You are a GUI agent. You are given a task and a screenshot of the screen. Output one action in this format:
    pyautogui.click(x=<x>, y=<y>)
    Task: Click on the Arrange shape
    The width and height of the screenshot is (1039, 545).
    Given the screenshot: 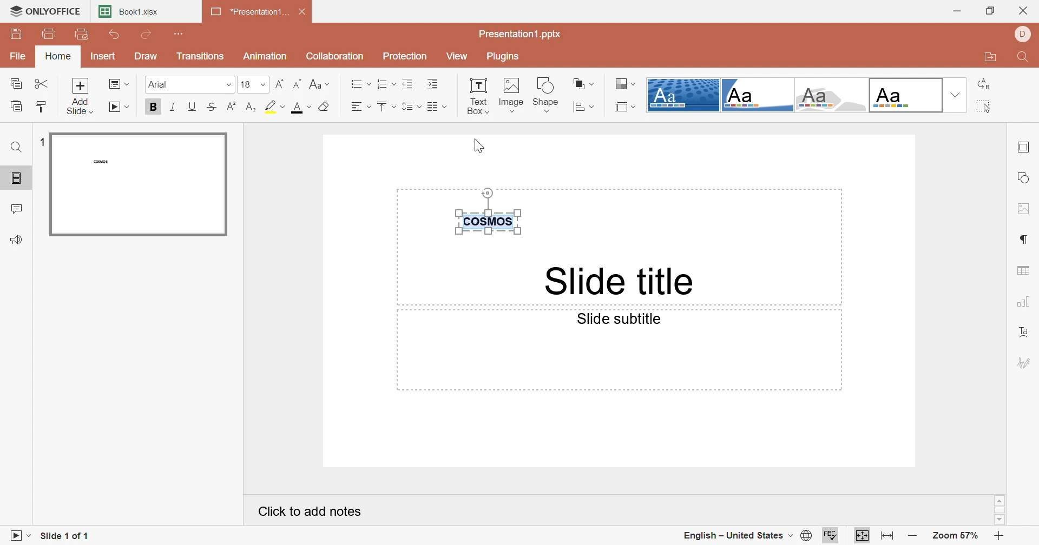 What is the action you would take?
    pyautogui.click(x=588, y=86)
    